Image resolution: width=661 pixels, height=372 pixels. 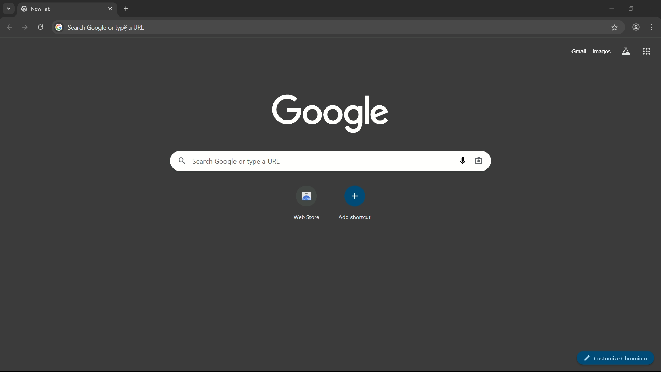 What do you see at coordinates (579, 52) in the screenshot?
I see `gmail` at bounding box center [579, 52].